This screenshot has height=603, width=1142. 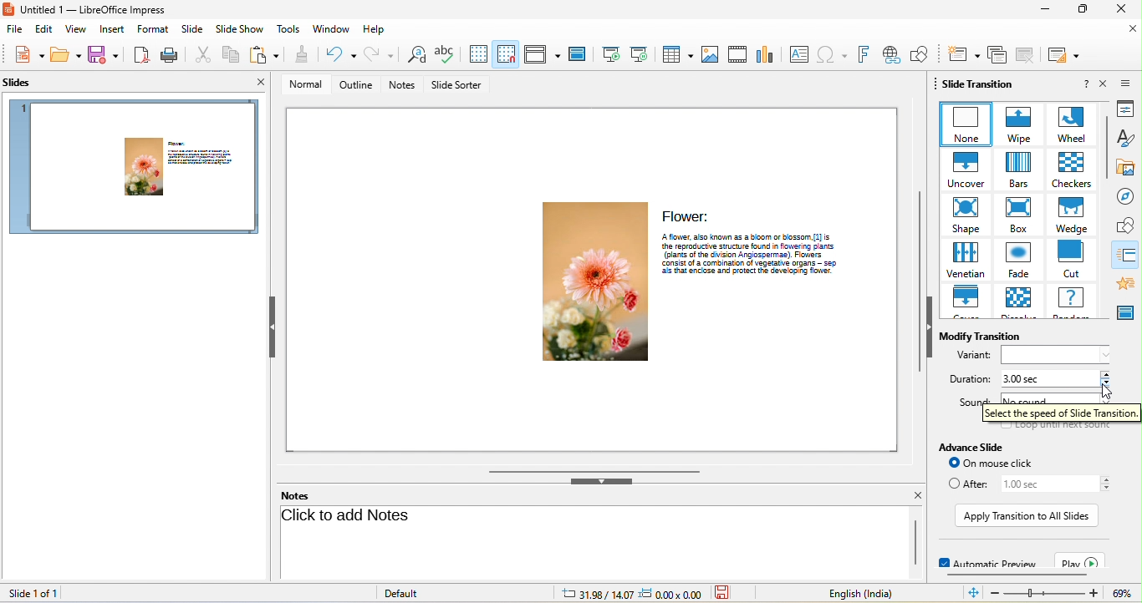 I want to click on save, so click(x=66, y=57).